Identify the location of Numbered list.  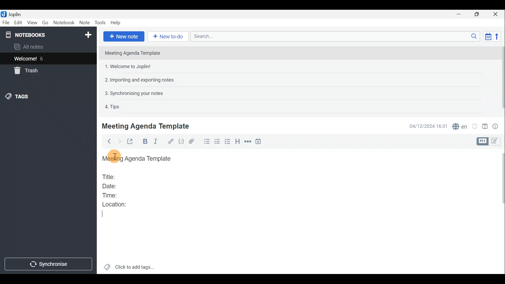
(217, 142).